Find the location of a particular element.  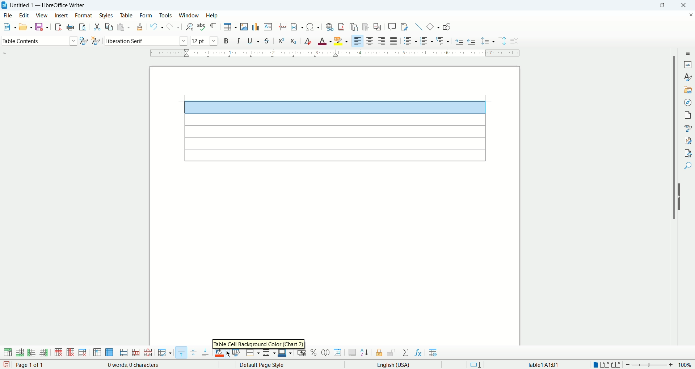

single page view is located at coordinates (595, 365).